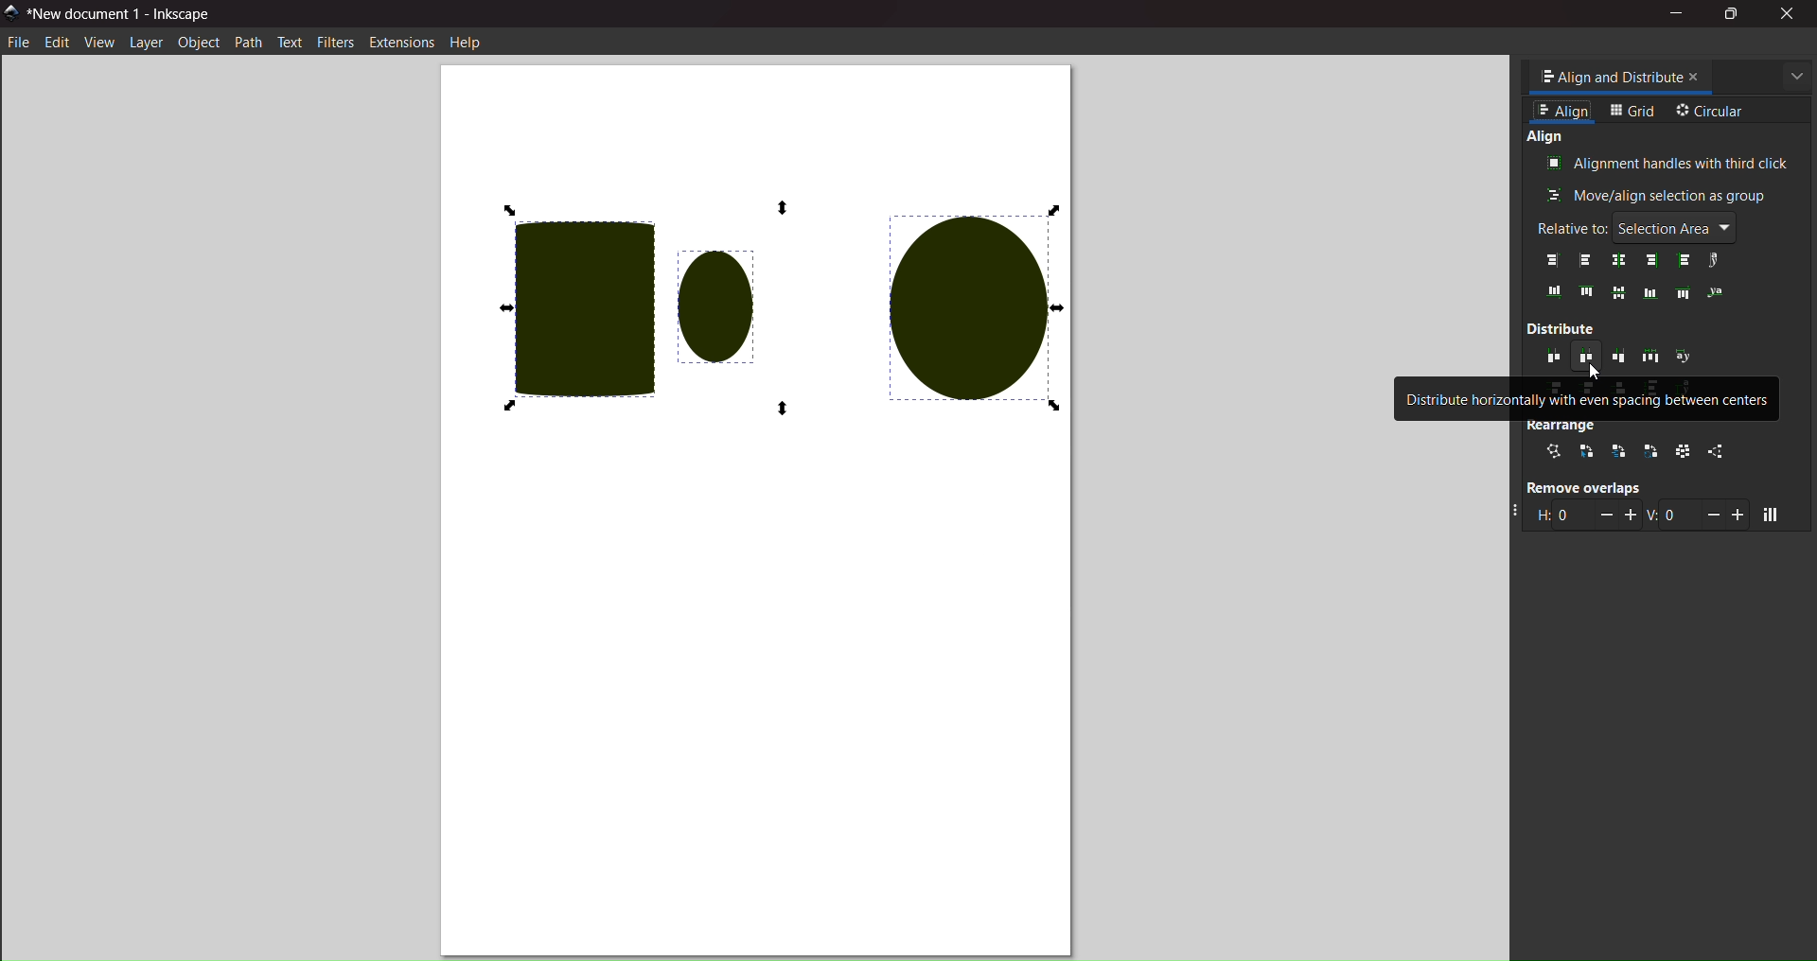 The width and height of the screenshot is (1817, 961). Describe the element at coordinates (1591, 372) in the screenshot. I see `cursor` at that location.